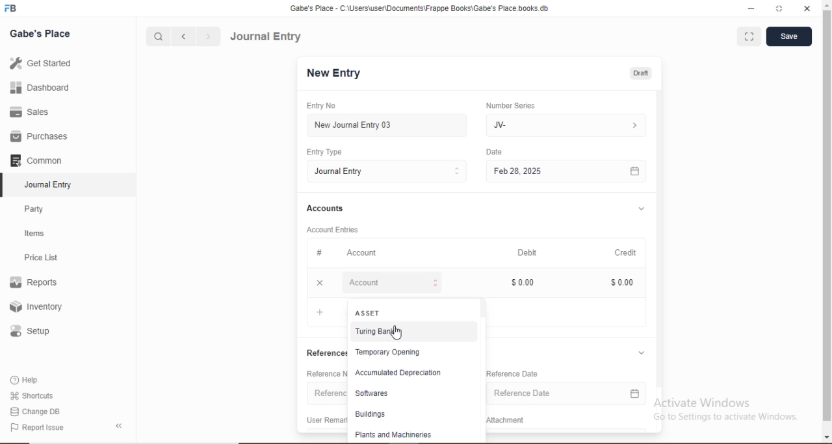 The image size is (832, 444). I want to click on scroll up, so click(825, 5).